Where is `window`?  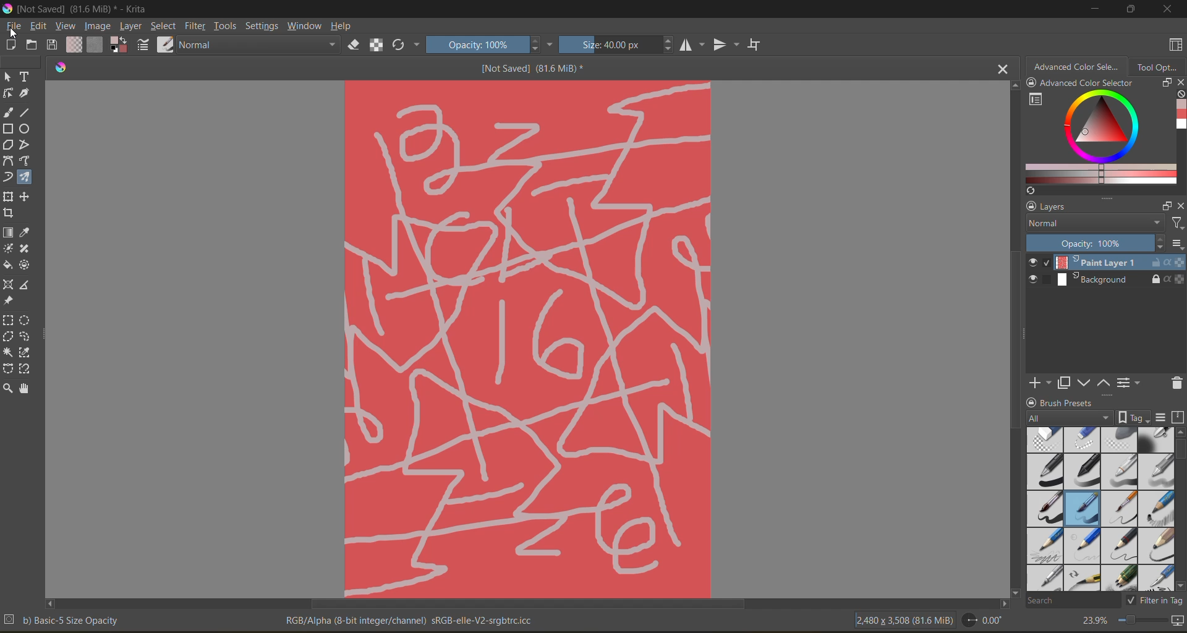 window is located at coordinates (304, 26).